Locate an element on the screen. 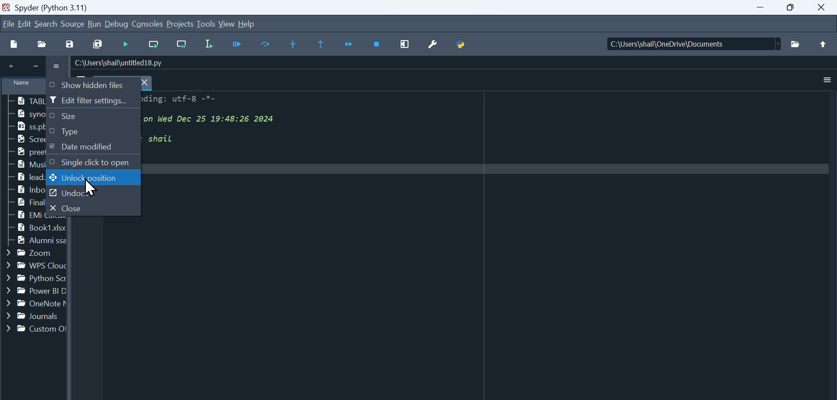 The height and width of the screenshot is (400, 837). Music Rec.. is located at coordinates (20, 164).